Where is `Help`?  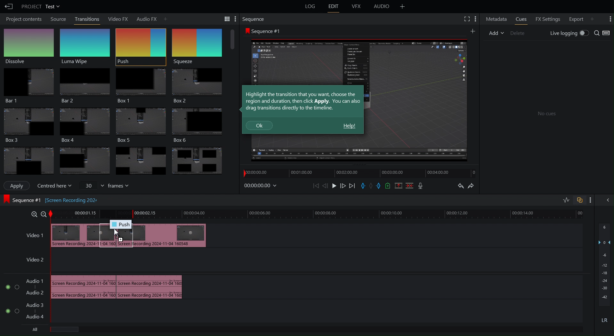 Help is located at coordinates (349, 126).